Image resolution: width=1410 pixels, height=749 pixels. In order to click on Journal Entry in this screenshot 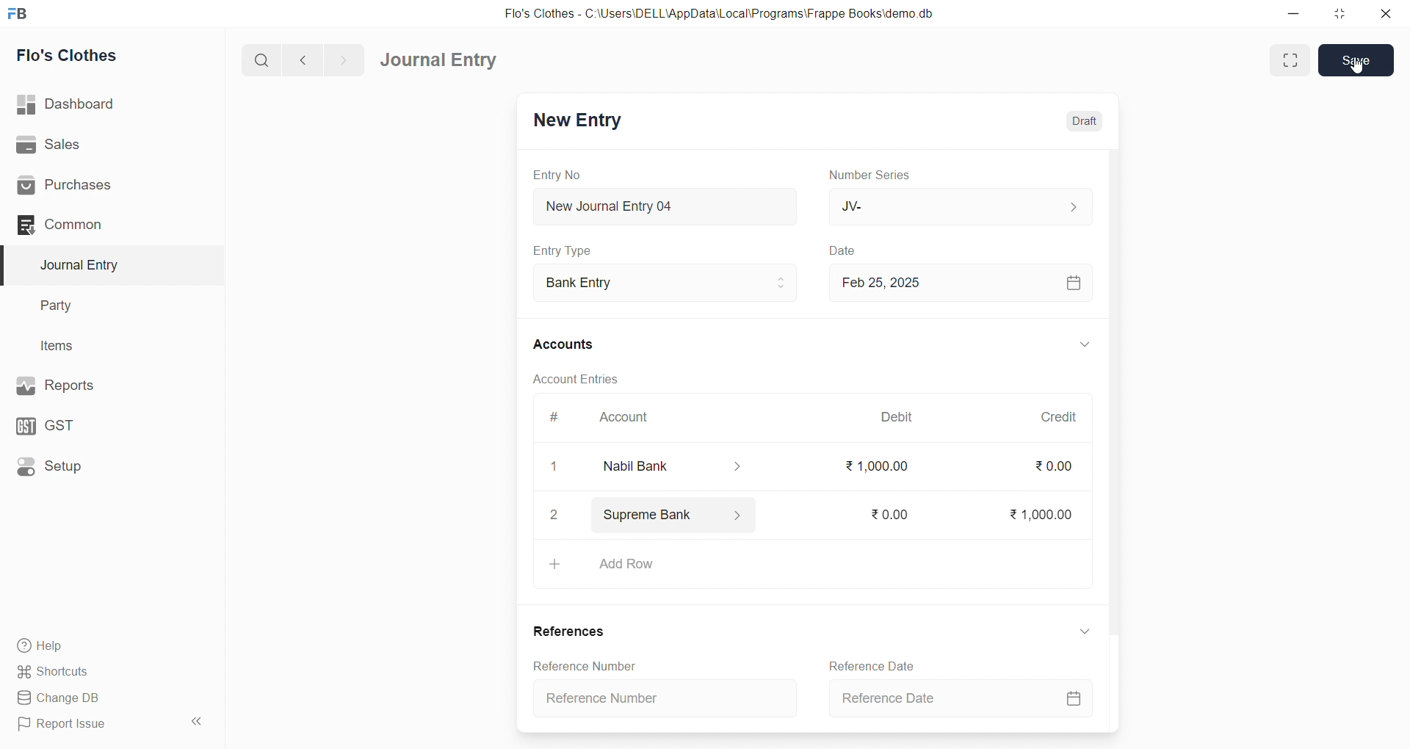, I will do `click(444, 60)`.